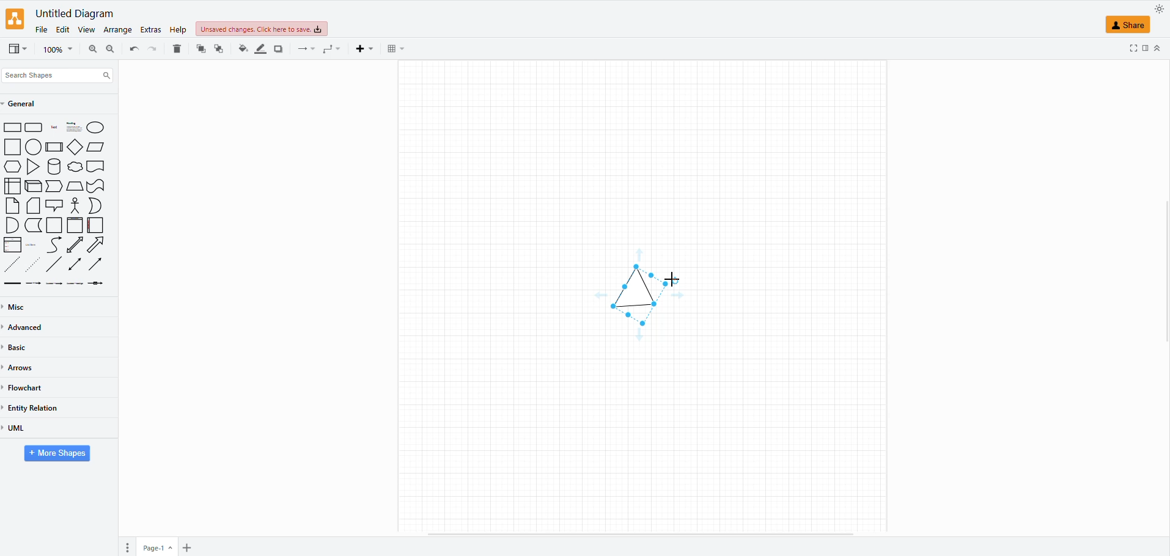 Image resolution: width=1170 pixels, height=556 pixels. I want to click on appearance, so click(1158, 9).